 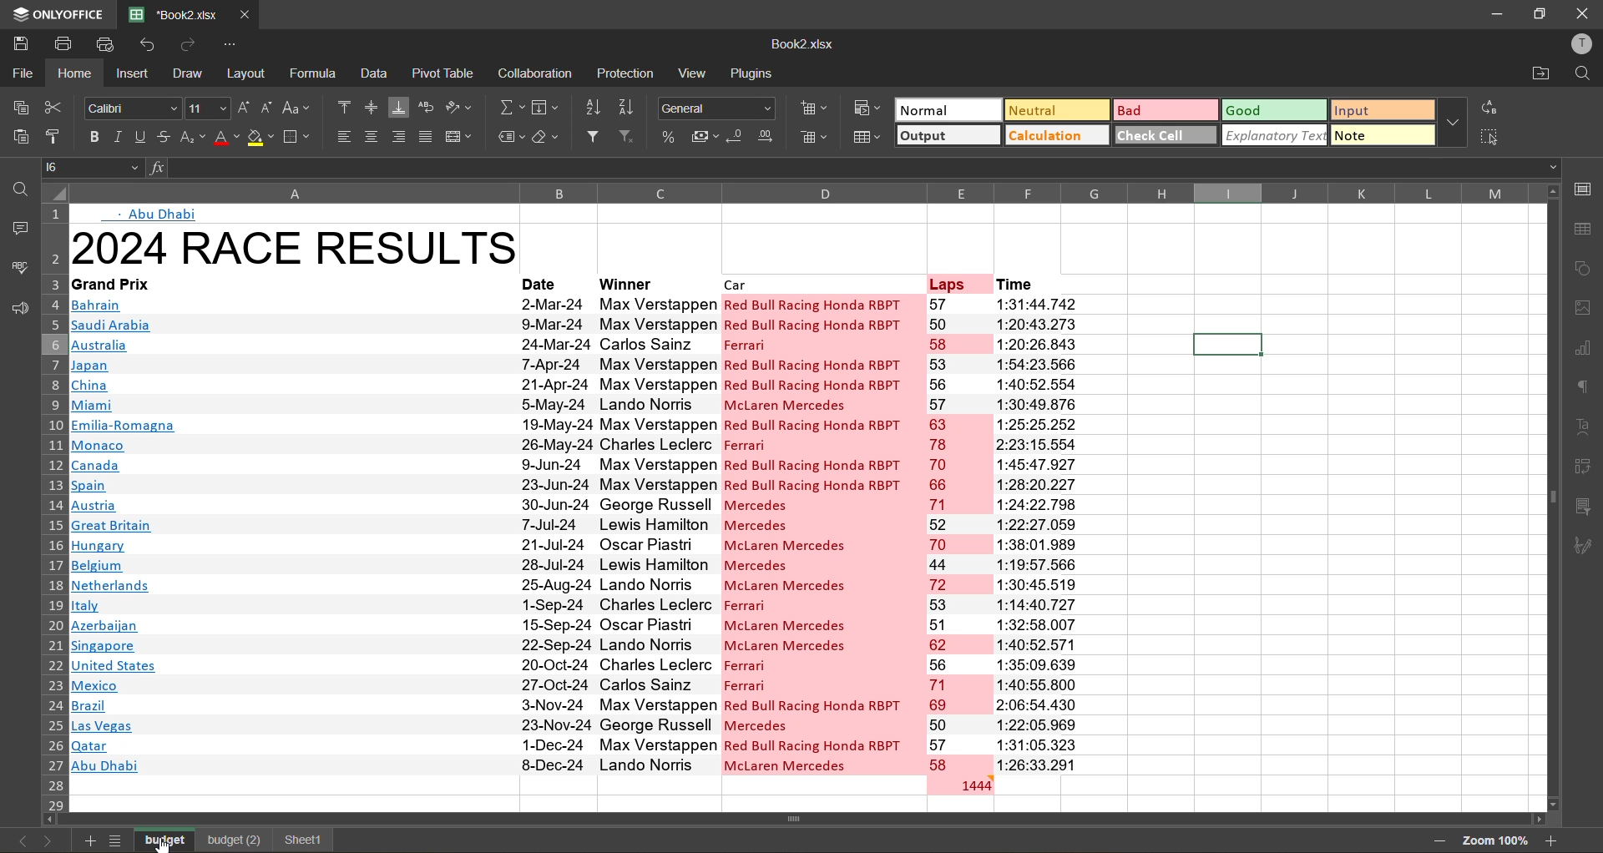 What do you see at coordinates (107, 43) in the screenshot?
I see `quick print` at bounding box center [107, 43].